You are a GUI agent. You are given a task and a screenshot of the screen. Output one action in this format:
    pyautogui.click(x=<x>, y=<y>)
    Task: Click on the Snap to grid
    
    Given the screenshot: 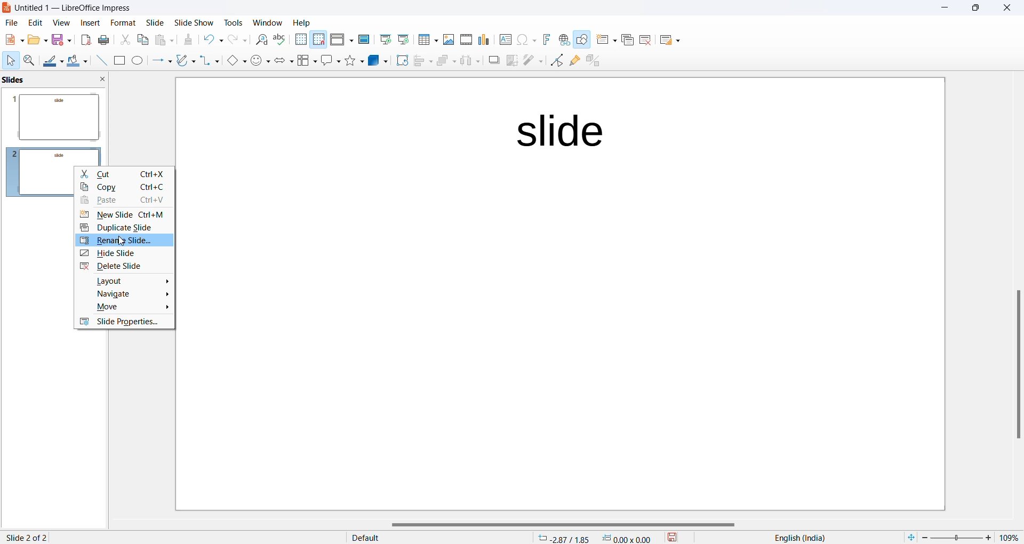 What is the action you would take?
    pyautogui.click(x=319, y=39)
    